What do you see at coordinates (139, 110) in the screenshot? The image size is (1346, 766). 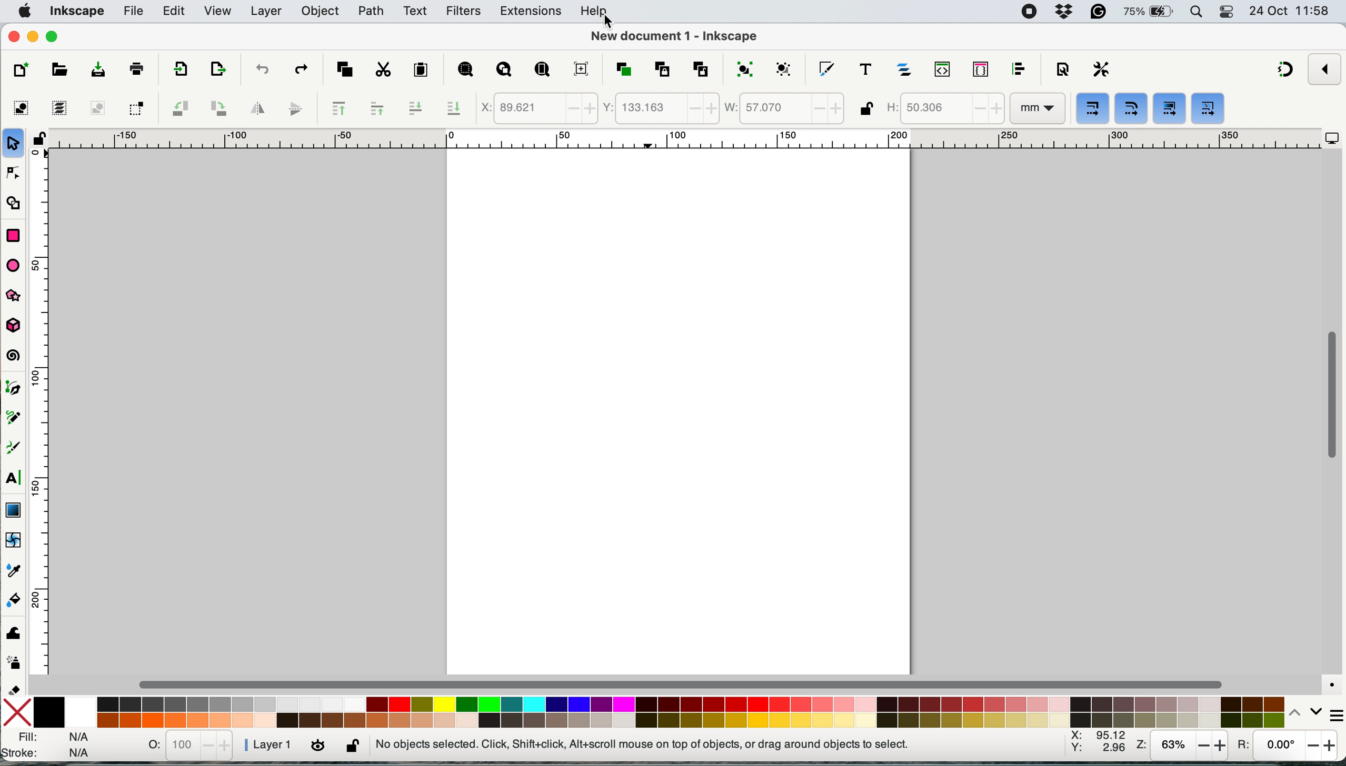 I see `toggle selection box to touch all selected boxes` at bounding box center [139, 110].